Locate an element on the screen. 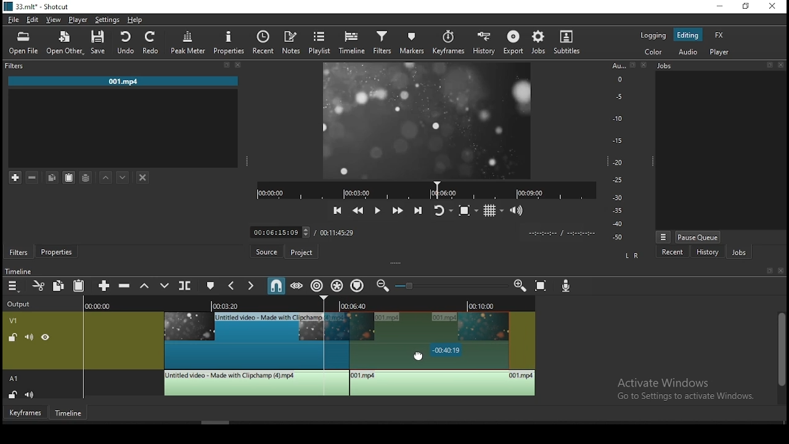  open file is located at coordinates (22, 44).